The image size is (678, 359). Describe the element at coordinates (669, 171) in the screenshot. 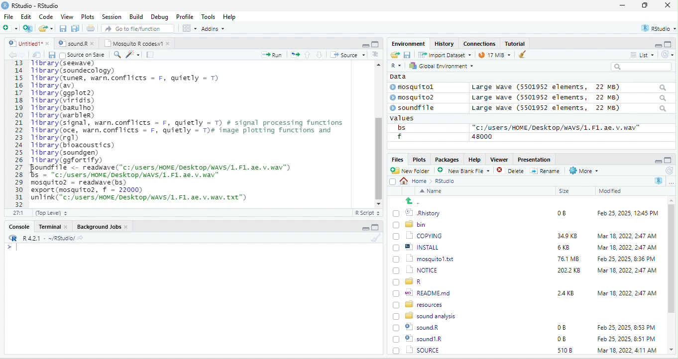

I see `refresh` at that location.